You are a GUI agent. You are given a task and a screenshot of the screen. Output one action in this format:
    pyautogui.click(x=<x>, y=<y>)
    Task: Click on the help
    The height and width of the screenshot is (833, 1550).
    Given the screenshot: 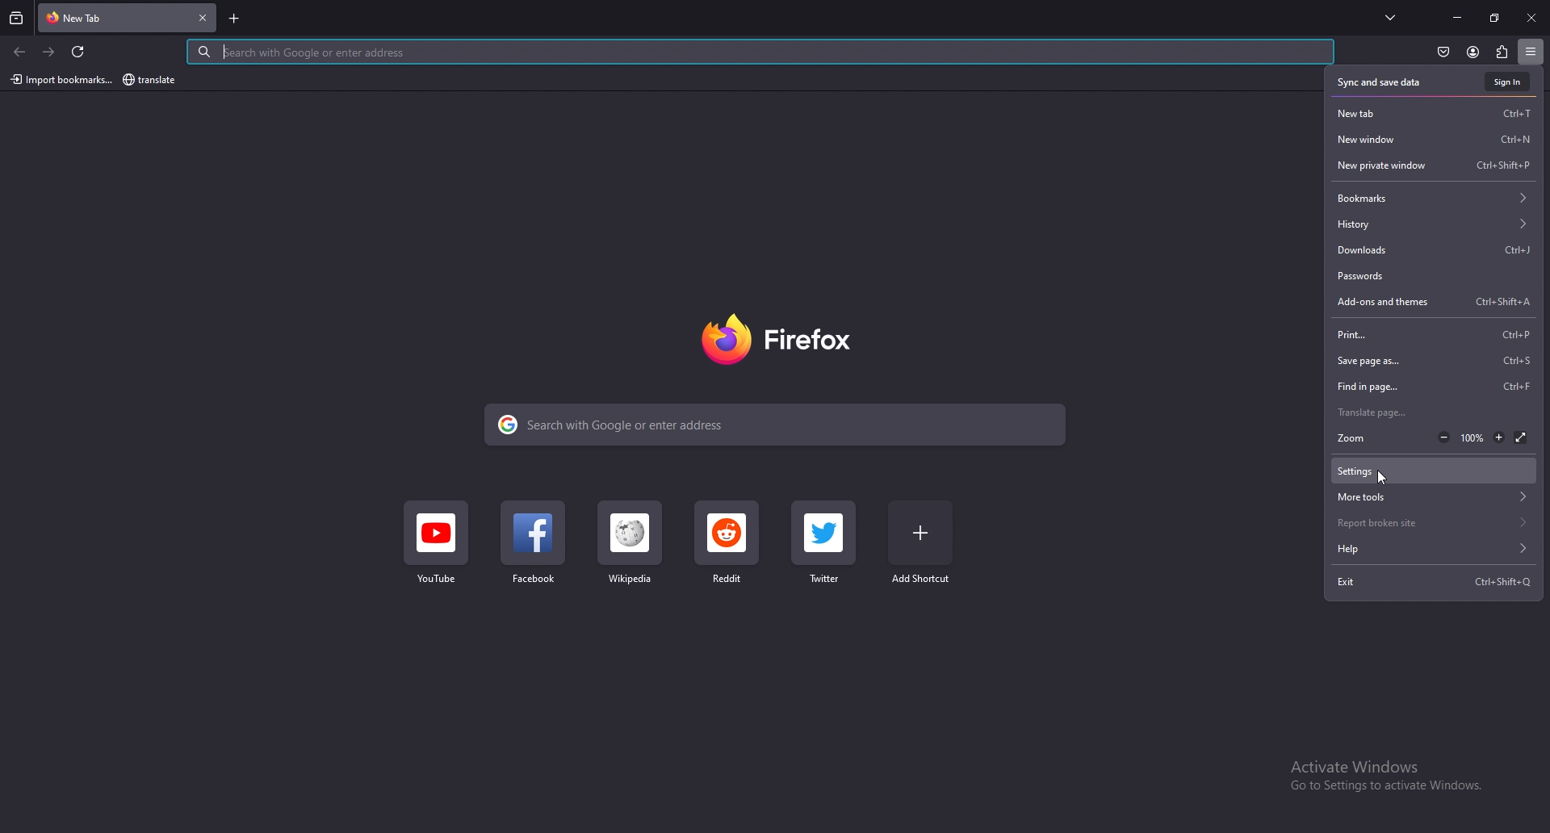 What is the action you would take?
    pyautogui.click(x=1435, y=549)
    